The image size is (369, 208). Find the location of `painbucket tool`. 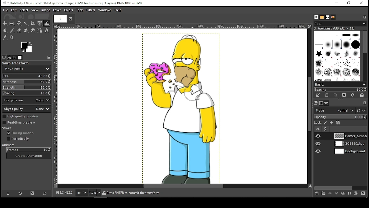

painbucket tool is located at coordinates (5, 31).